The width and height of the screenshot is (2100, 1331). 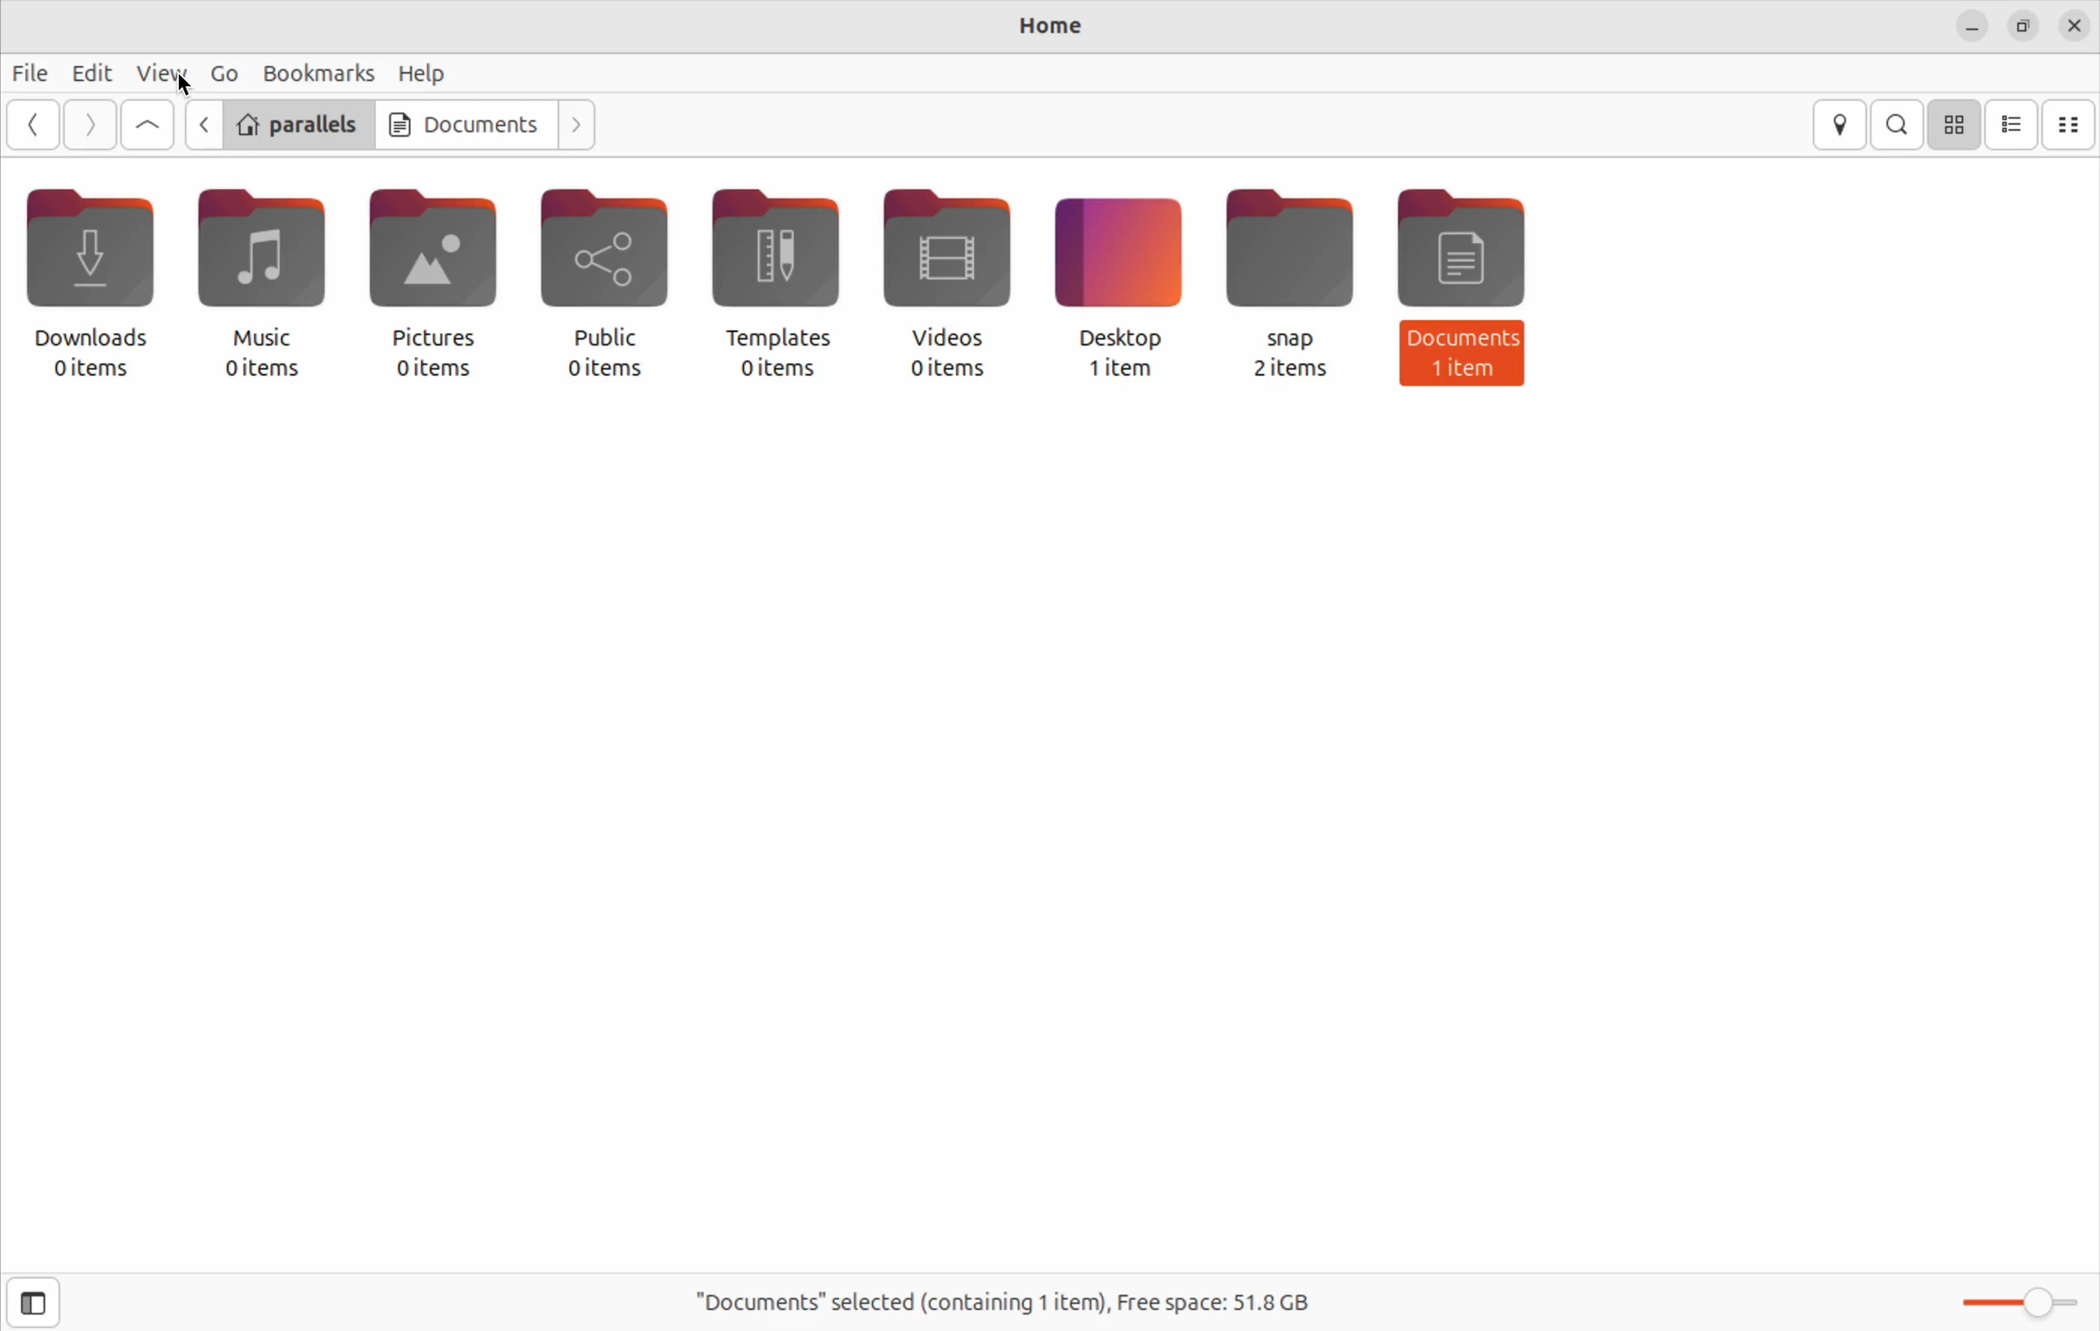 What do you see at coordinates (1296, 372) in the screenshot?
I see `2 items` at bounding box center [1296, 372].